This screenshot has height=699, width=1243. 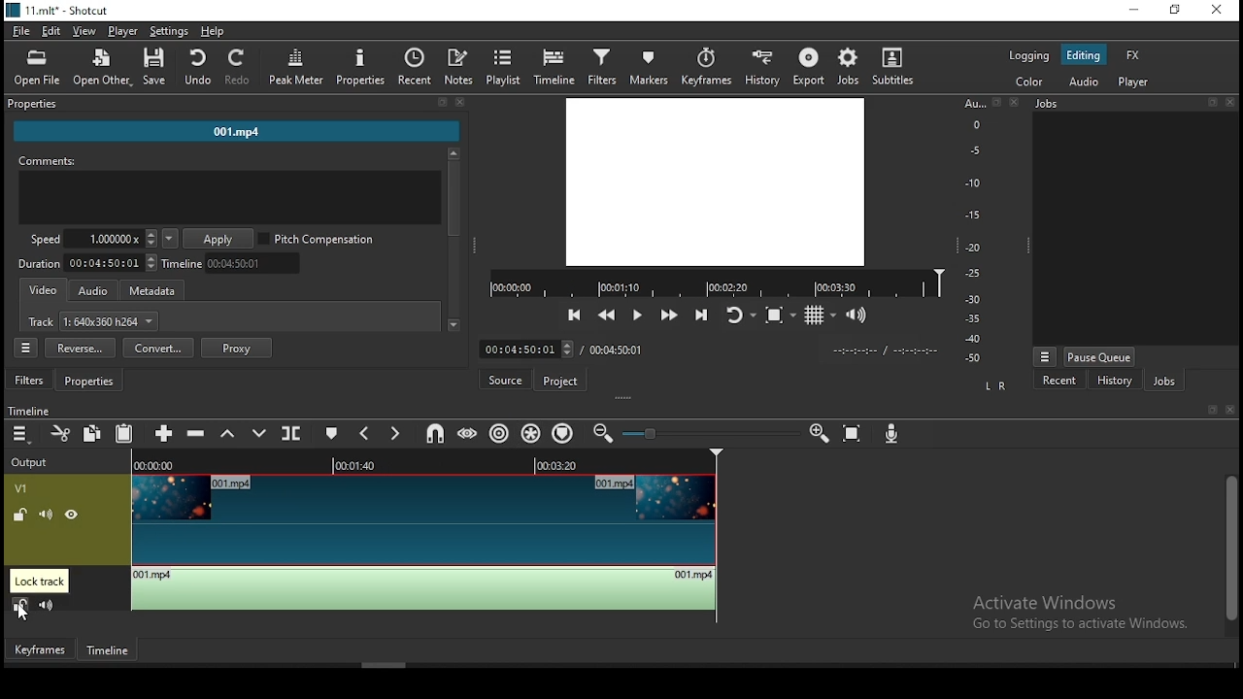 What do you see at coordinates (157, 347) in the screenshot?
I see `convert` at bounding box center [157, 347].